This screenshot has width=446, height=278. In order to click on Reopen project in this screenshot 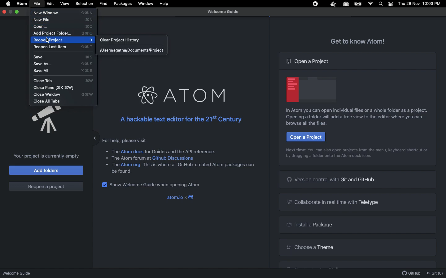, I will do `click(64, 40)`.